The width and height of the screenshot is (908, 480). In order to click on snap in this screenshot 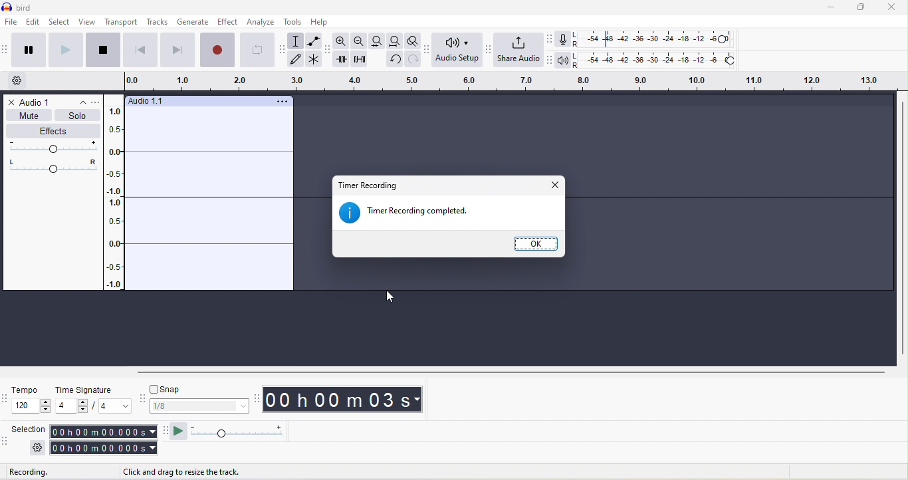, I will do `click(198, 390)`.